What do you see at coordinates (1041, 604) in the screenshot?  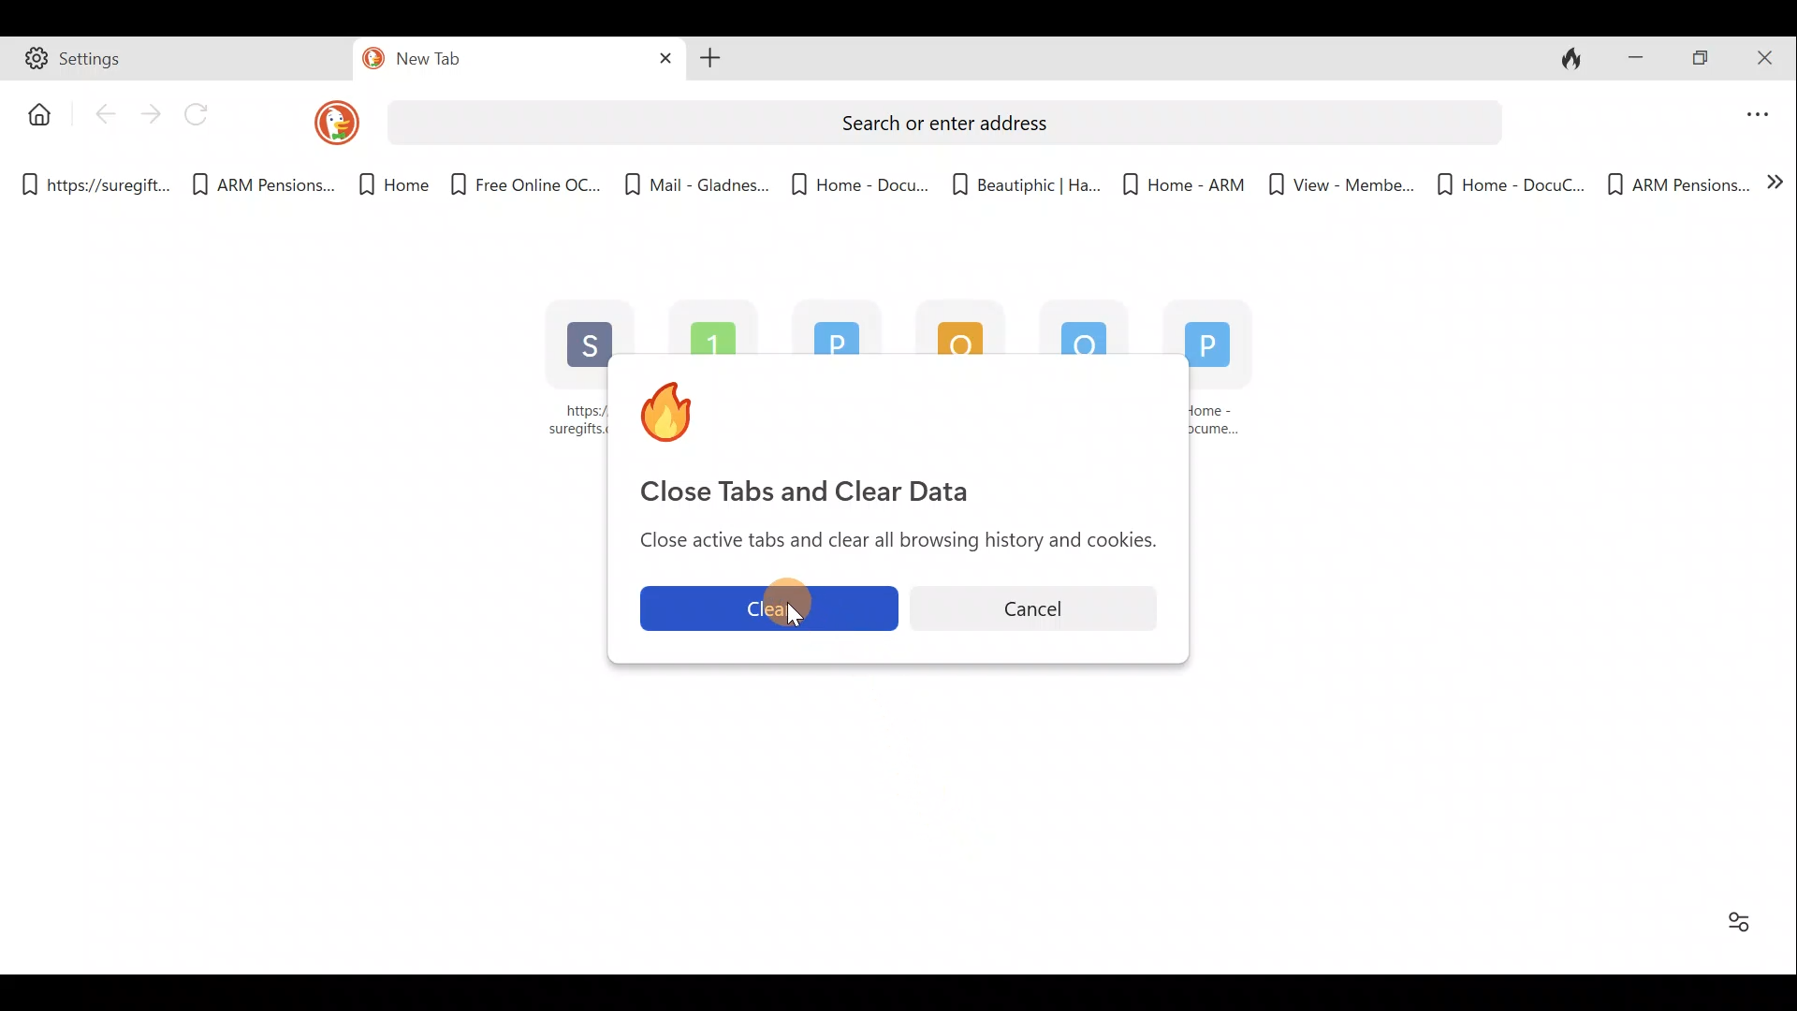 I see `Cancel` at bounding box center [1041, 604].